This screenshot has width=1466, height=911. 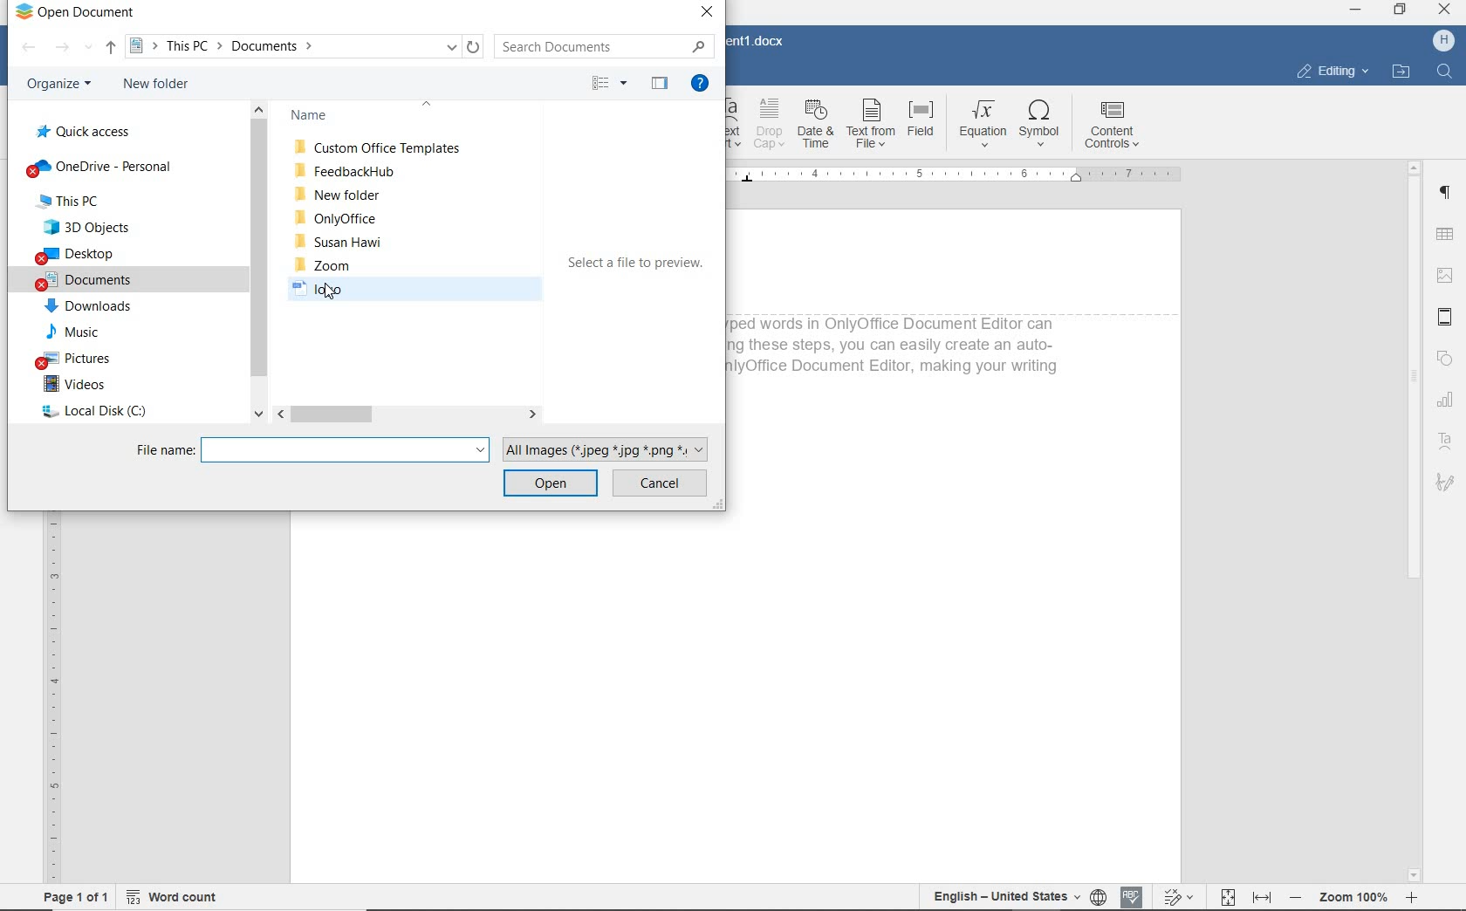 I want to click on HEADER & FOOTER, so click(x=1445, y=319).